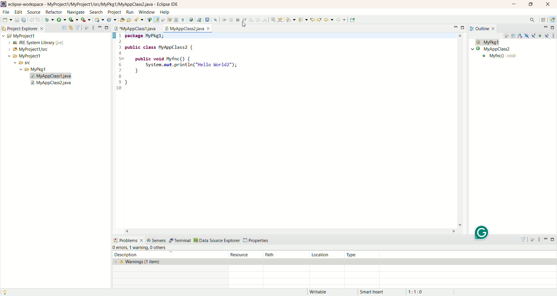 The image size is (557, 296). Describe the element at coordinates (545, 28) in the screenshot. I see `minimize` at that location.